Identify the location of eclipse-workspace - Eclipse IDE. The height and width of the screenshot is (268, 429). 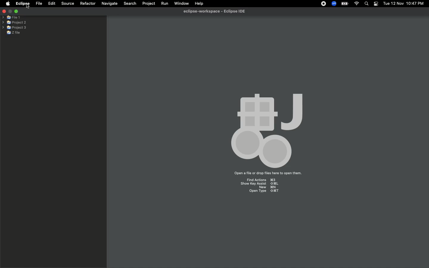
(216, 11).